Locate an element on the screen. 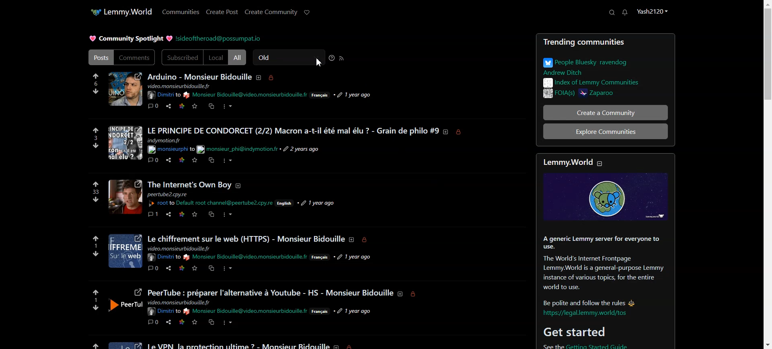 The height and width of the screenshot is (349, 772). upvote is located at coordinates (90, 343).